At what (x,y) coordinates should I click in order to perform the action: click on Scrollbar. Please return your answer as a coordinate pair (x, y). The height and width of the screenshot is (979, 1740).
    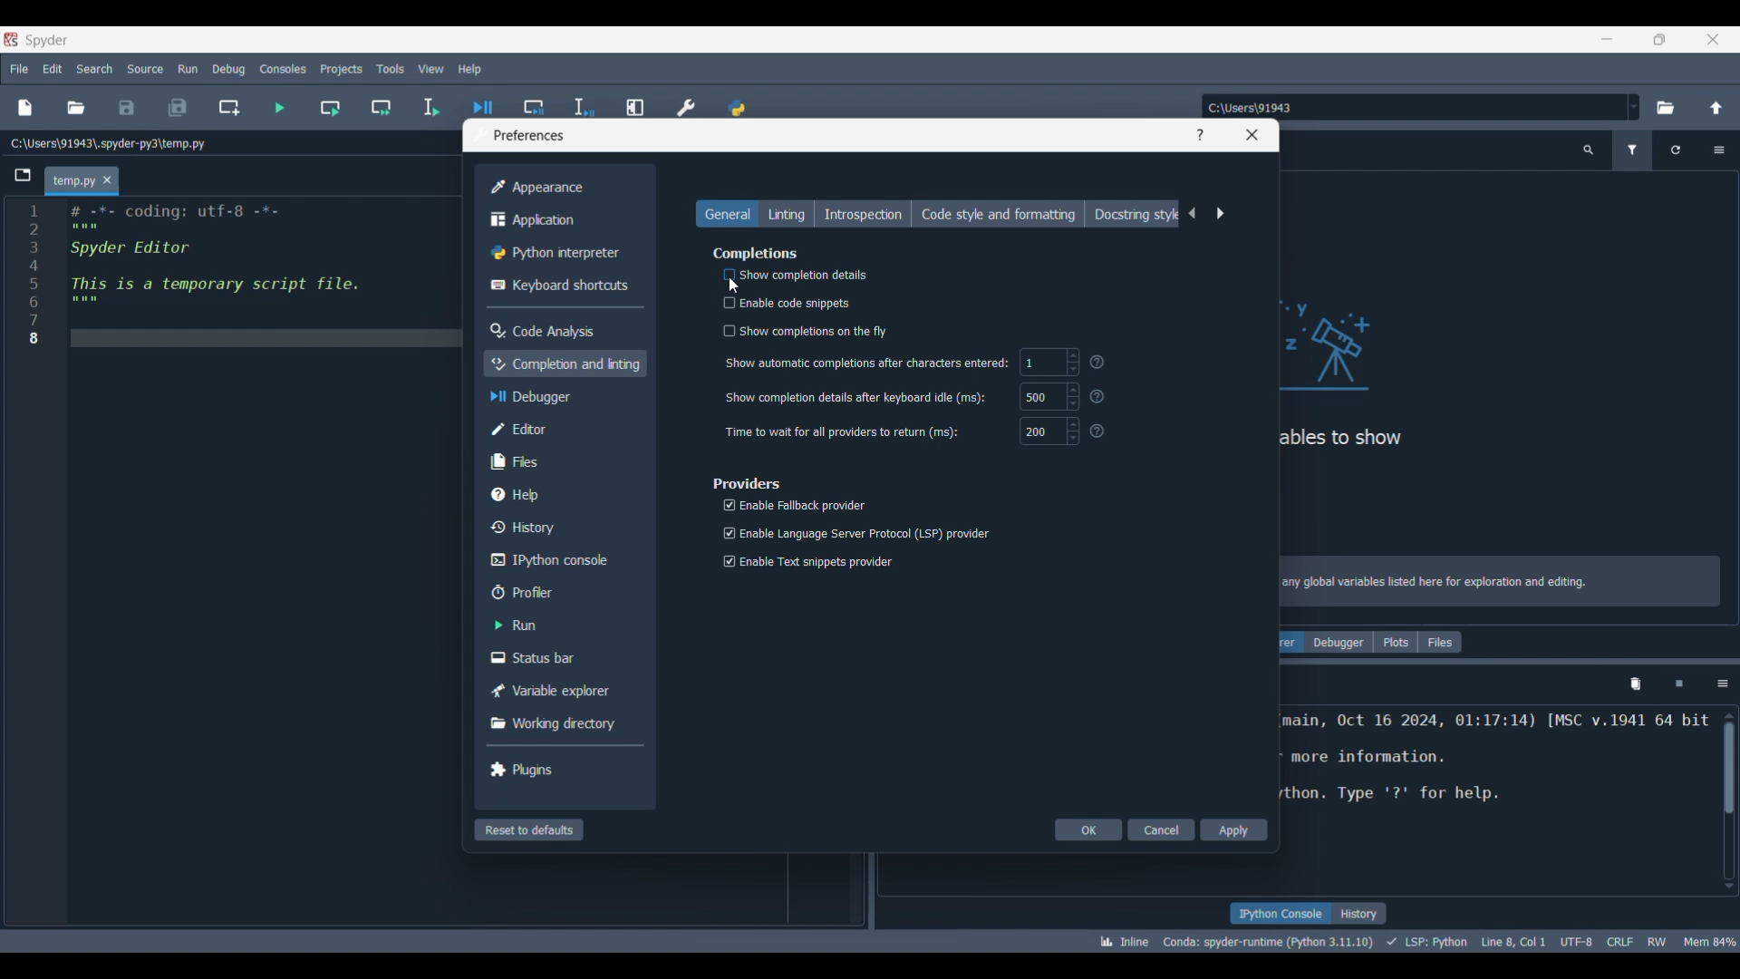
    Looking at the image, I should click on (1729, 778).